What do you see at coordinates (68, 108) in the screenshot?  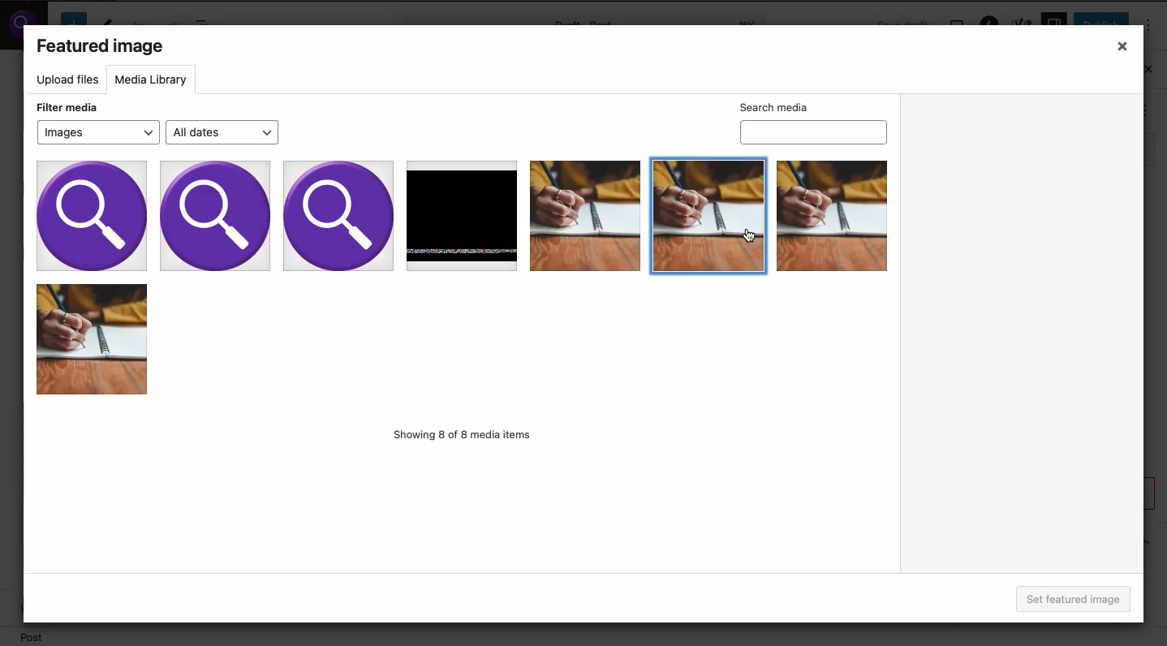 I see `Filter media` at bounding box center [68, 108].